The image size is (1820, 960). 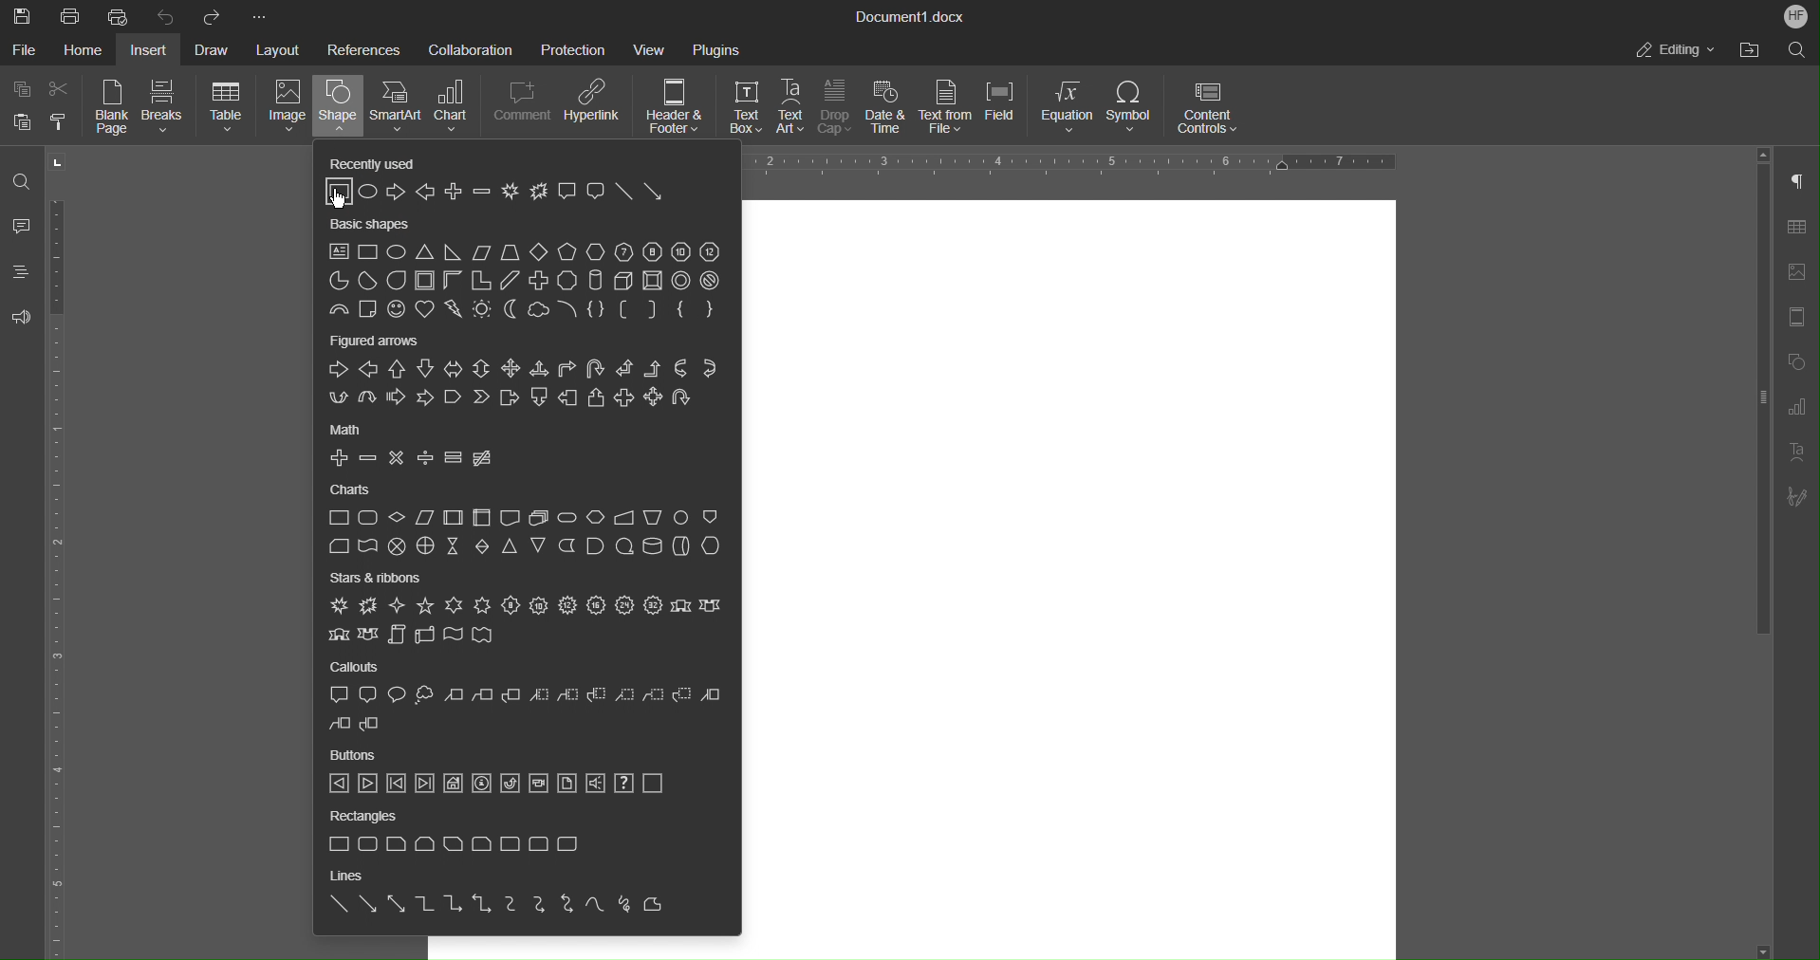 What do you see at coordinates (596, 109) in the screenshot?
I see `Hyperlink` at bounding box center [596, 109].